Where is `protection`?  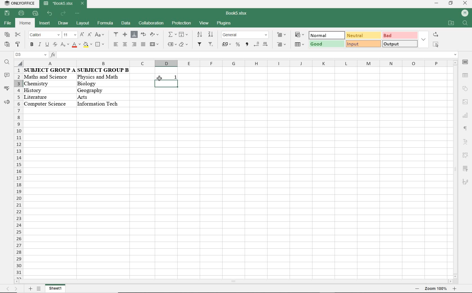 protection is located at coordinates (181, 24).